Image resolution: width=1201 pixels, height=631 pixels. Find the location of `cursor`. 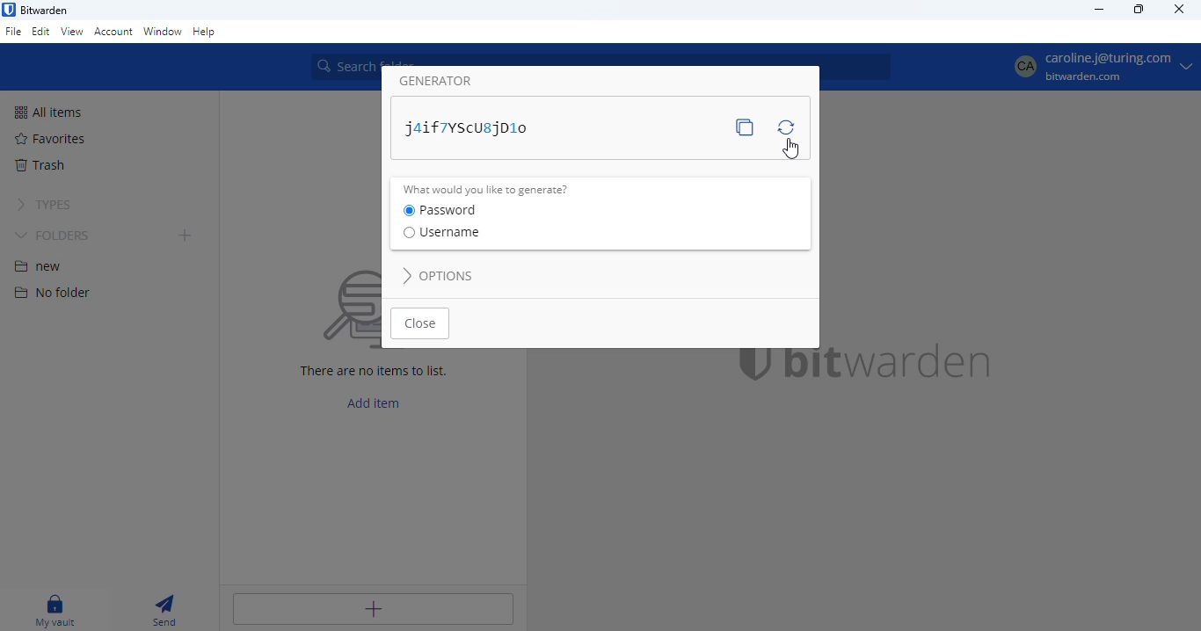

cursor is located at coordinates (791, 149).